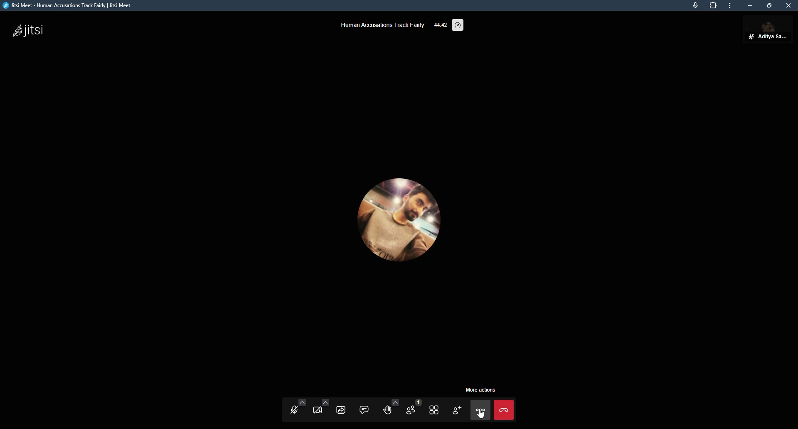 This screenshot has width=798, height=429. What do you see at coordinates (503, 410) in the screenshot?
I see `end call` at bounding box center [503, 410].